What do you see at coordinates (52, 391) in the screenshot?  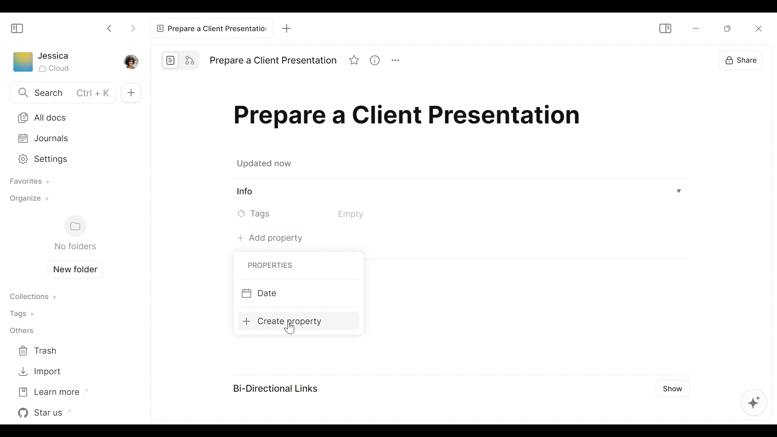 I see `Learn more` at bounding box center [52, 391].